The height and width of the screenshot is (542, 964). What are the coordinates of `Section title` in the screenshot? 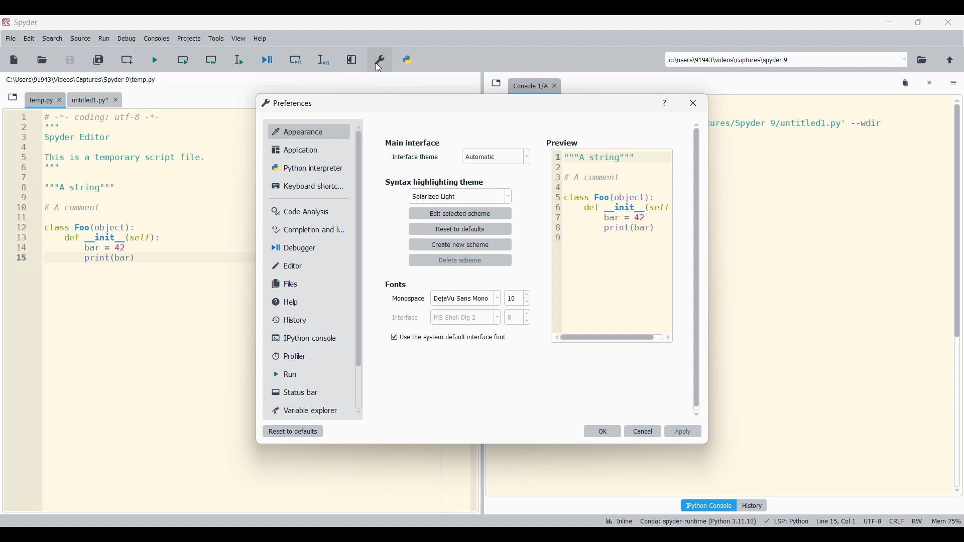 It's located at (396, 285).